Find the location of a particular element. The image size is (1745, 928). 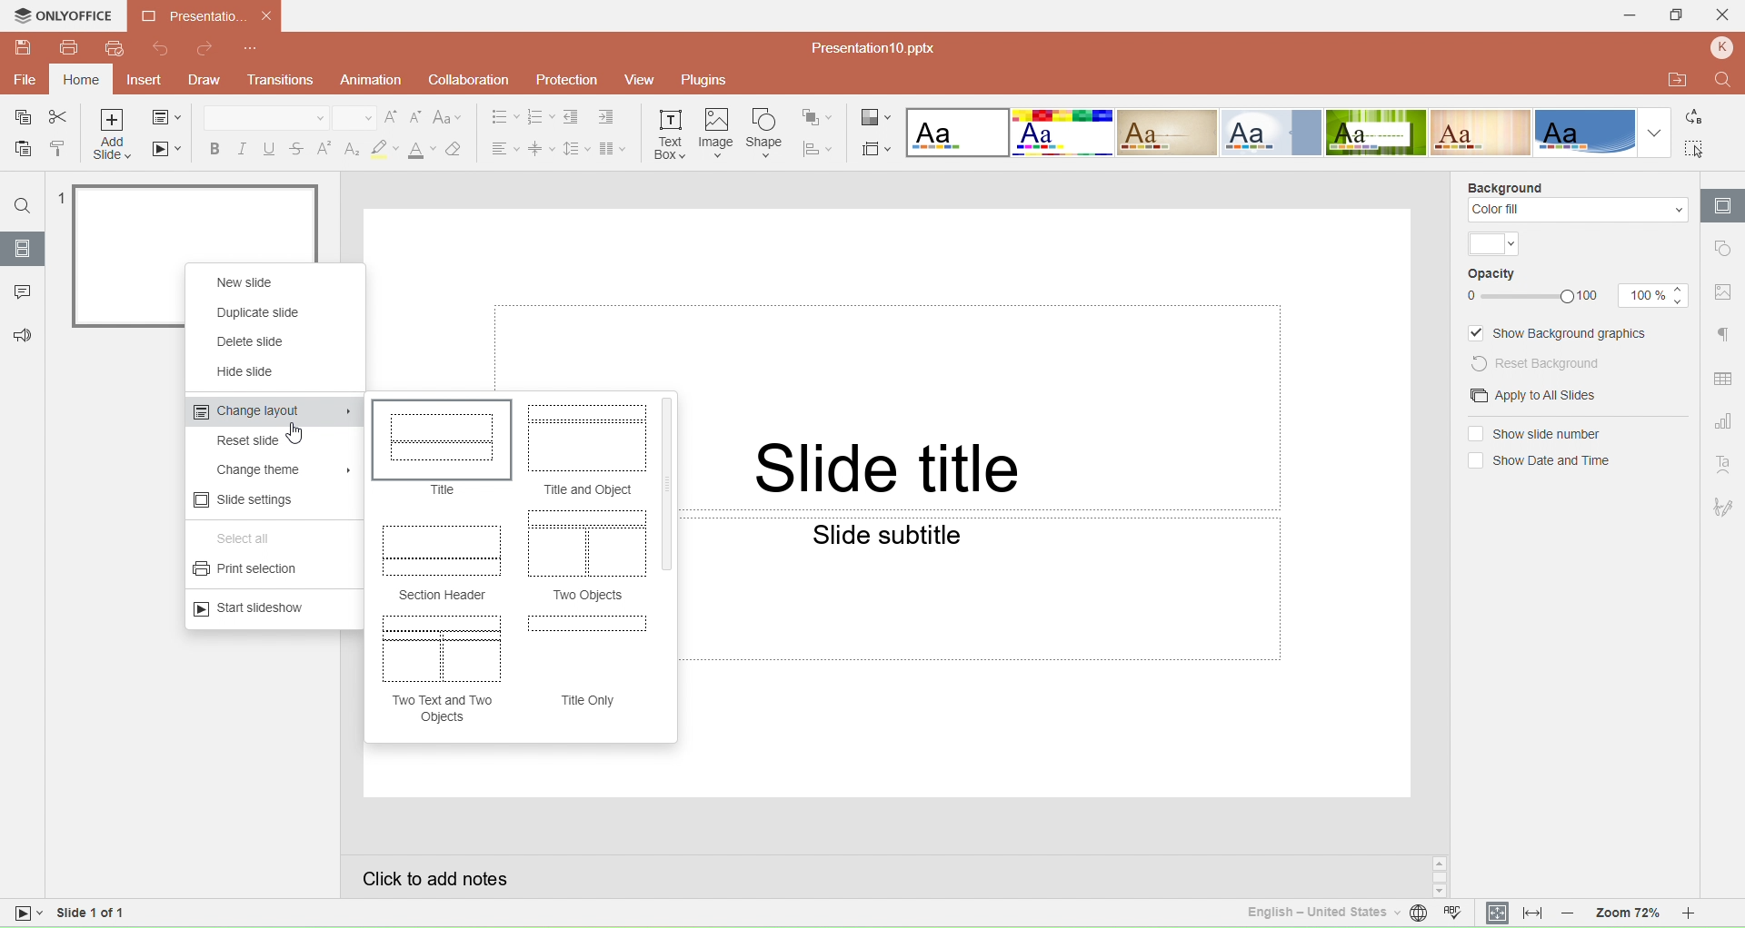

Home is located at coordinates (81, 80).